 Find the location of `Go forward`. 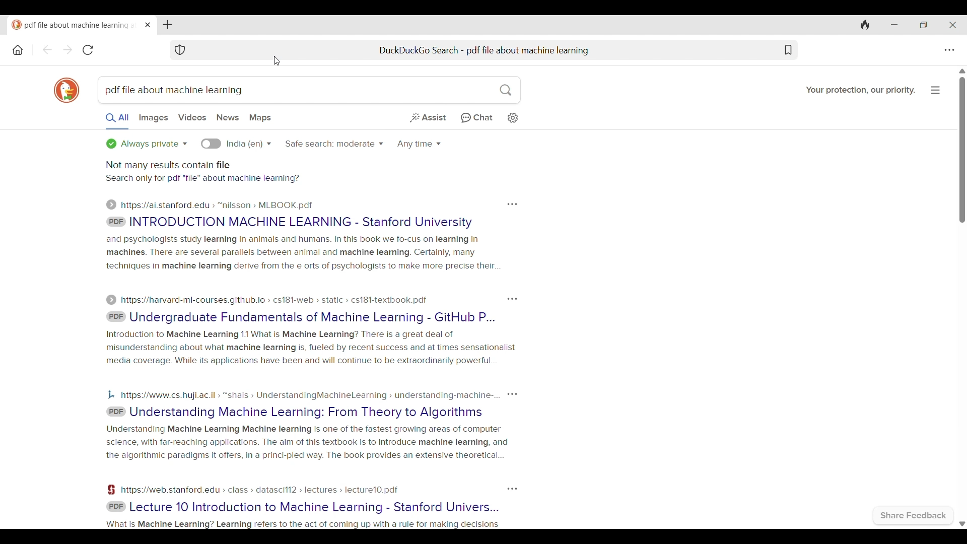

Go forward is located at coordinates (67, 50).